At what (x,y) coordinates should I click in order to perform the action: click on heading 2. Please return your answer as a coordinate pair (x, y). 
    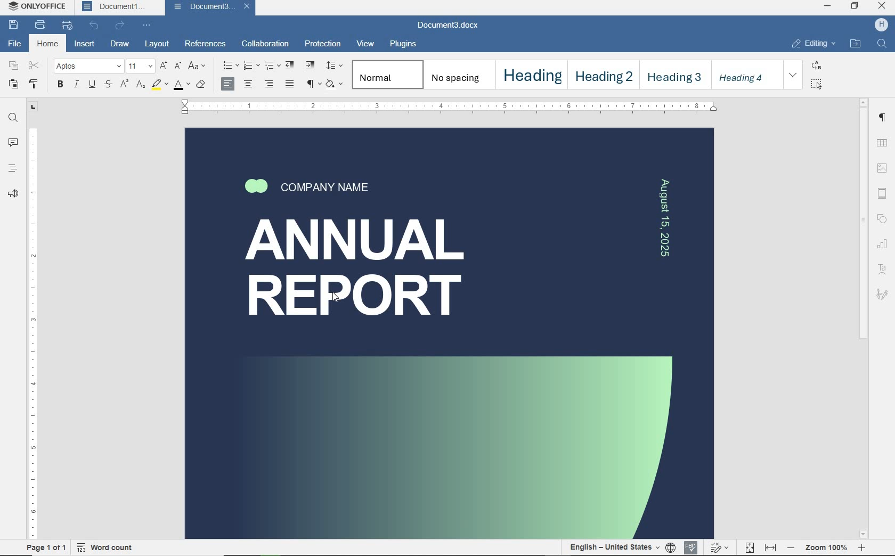
    Looking at the image, I should click on (602, 73).